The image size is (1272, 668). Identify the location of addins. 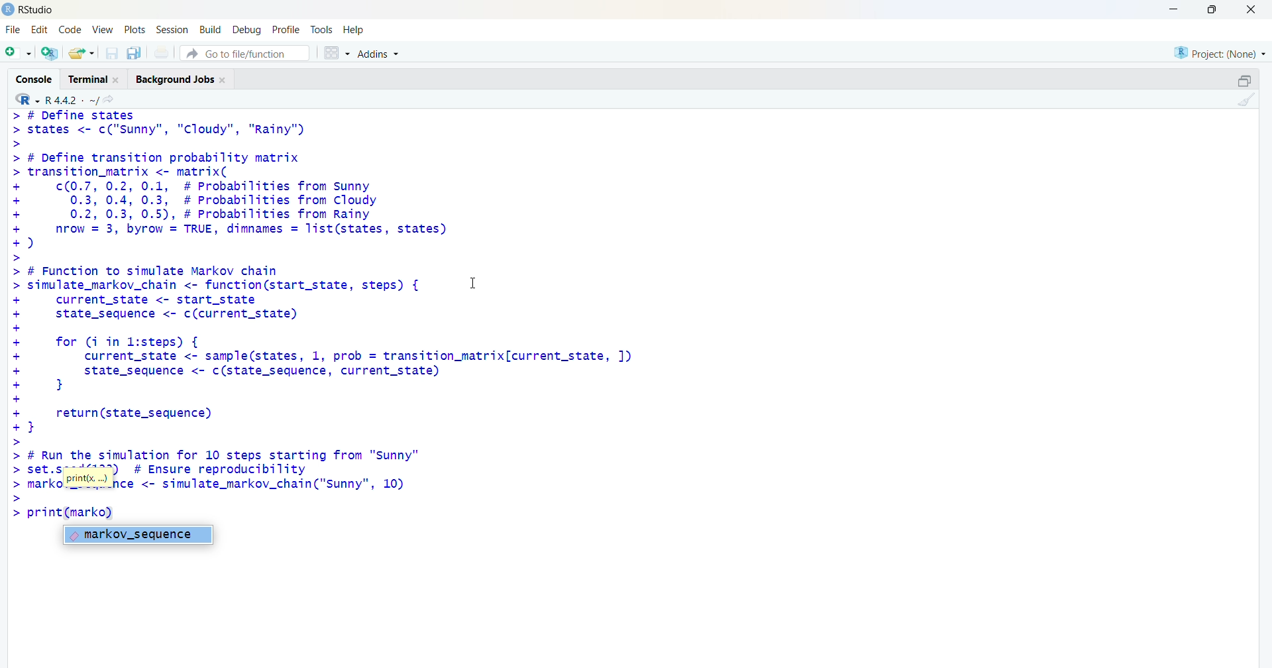
(381, 54).